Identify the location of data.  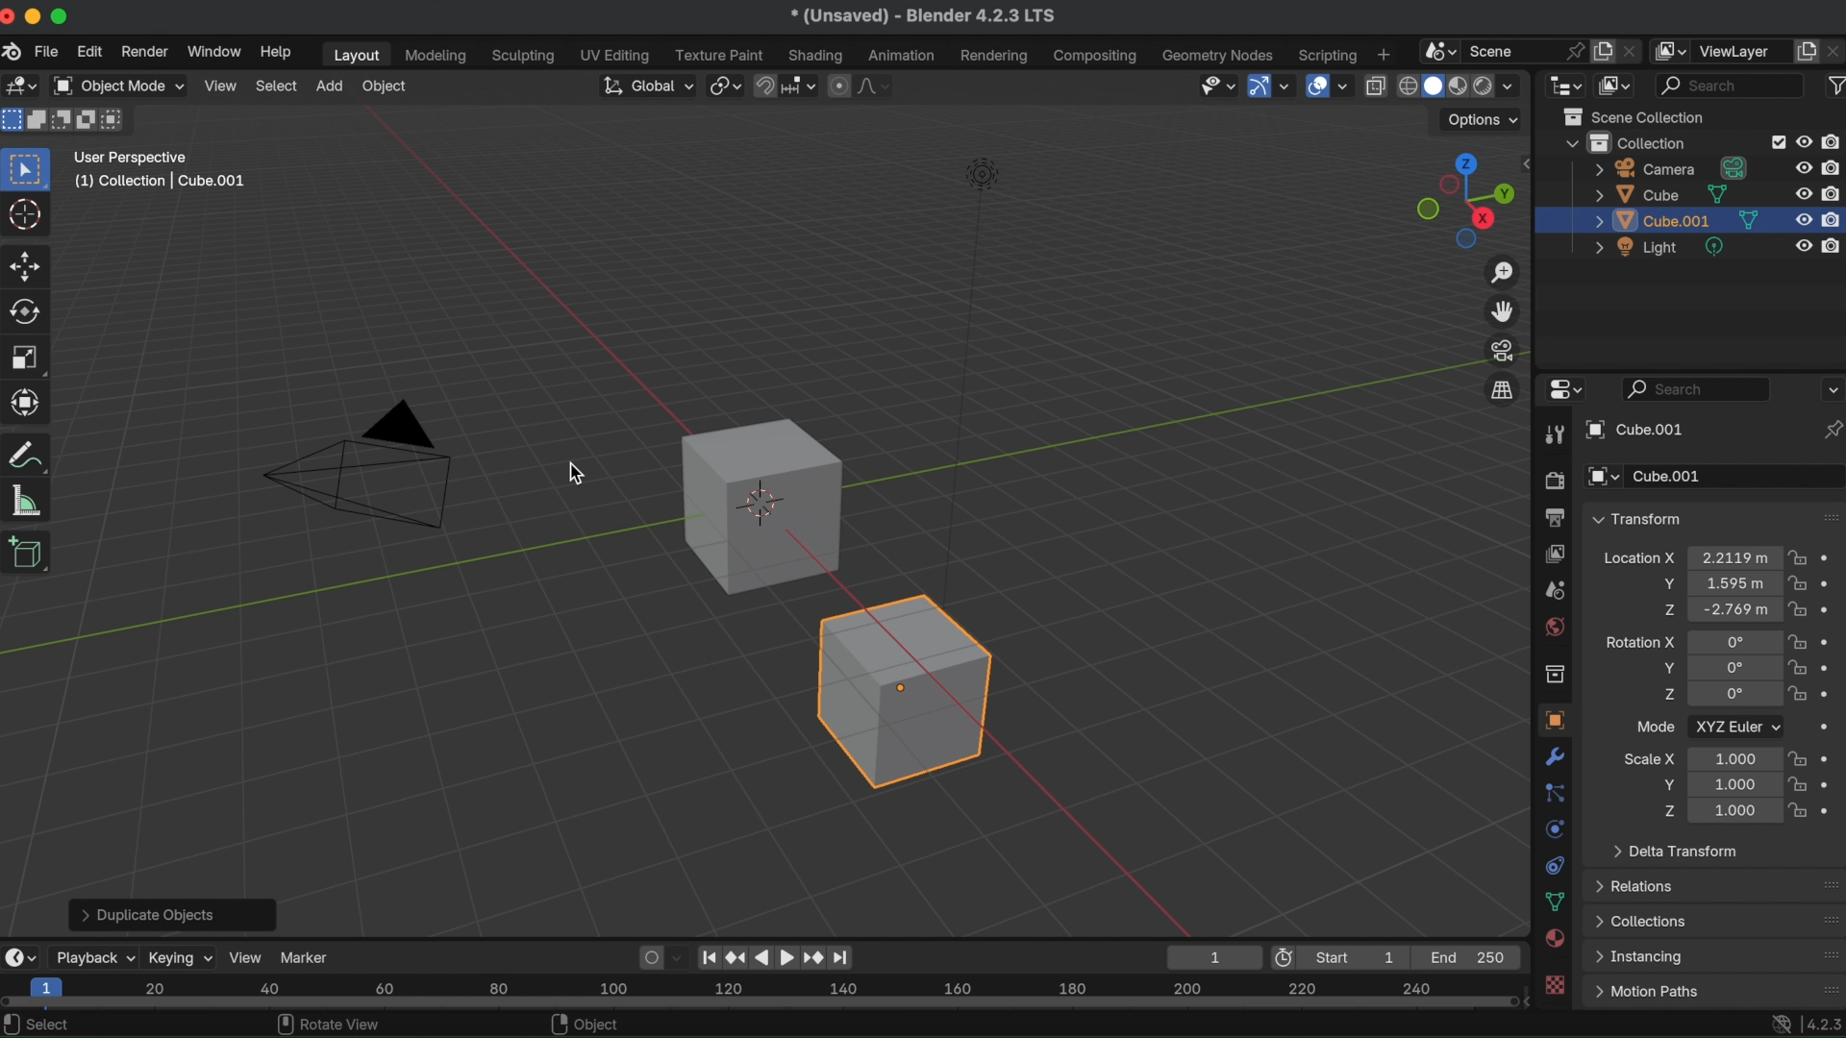
(1556, 902).